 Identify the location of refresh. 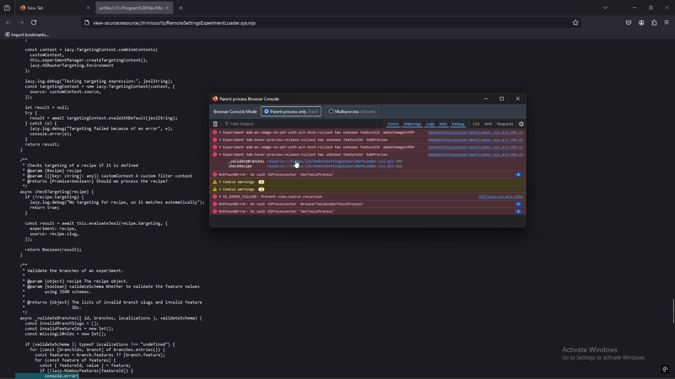
(35, 23).